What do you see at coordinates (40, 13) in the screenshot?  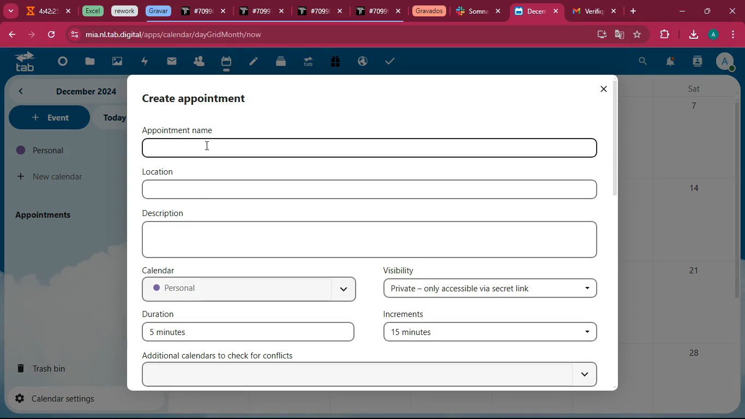 I see `tab` at bounding box center [40, 13].